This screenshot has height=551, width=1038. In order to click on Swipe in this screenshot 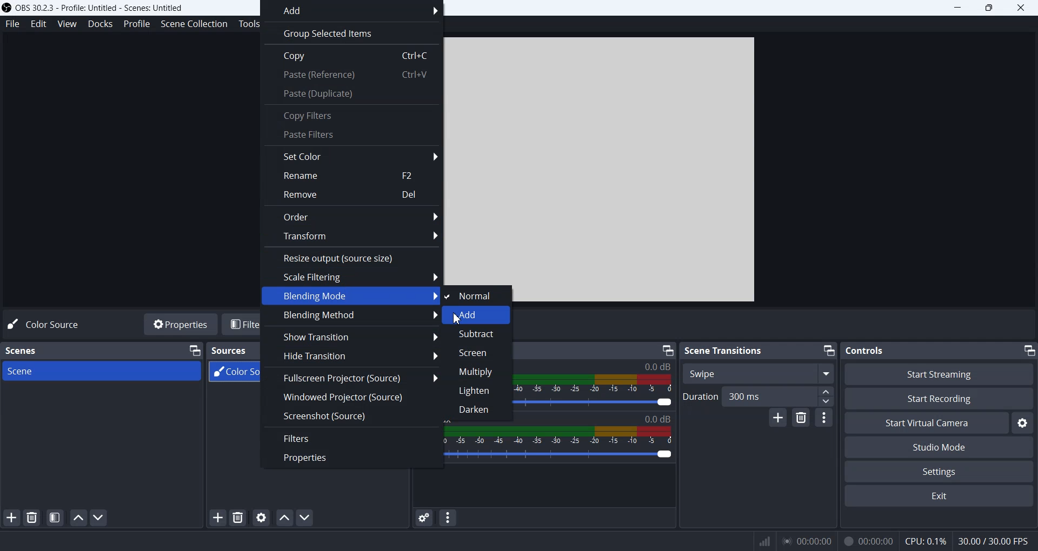, I will do `click(758, 373)`.